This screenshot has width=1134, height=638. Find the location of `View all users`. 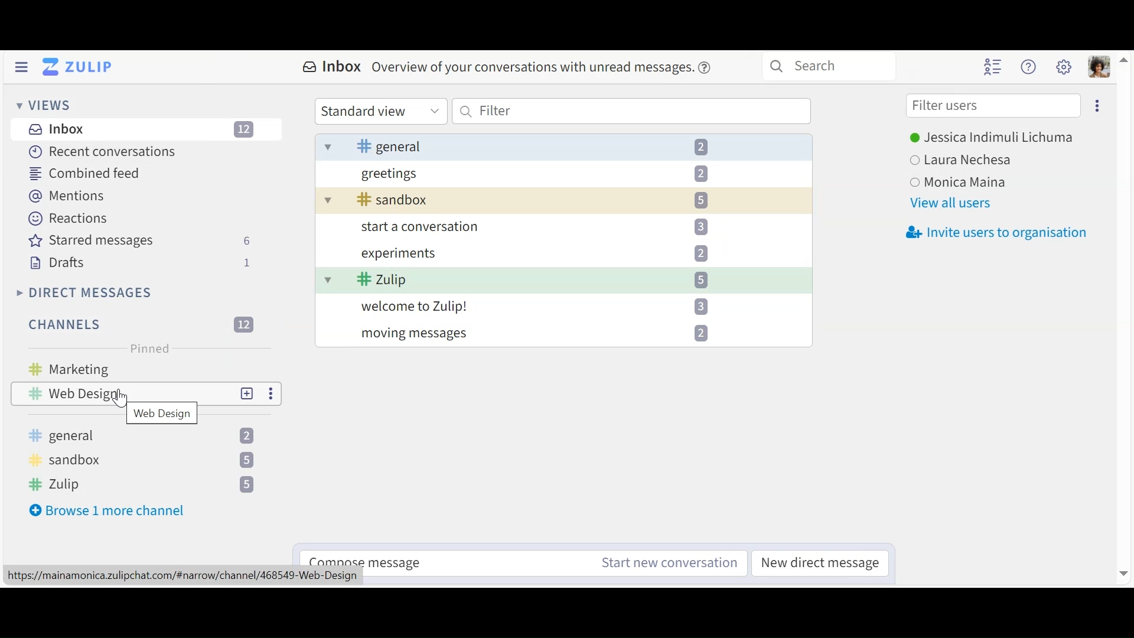

View all users is located at coordinates (972, 206).